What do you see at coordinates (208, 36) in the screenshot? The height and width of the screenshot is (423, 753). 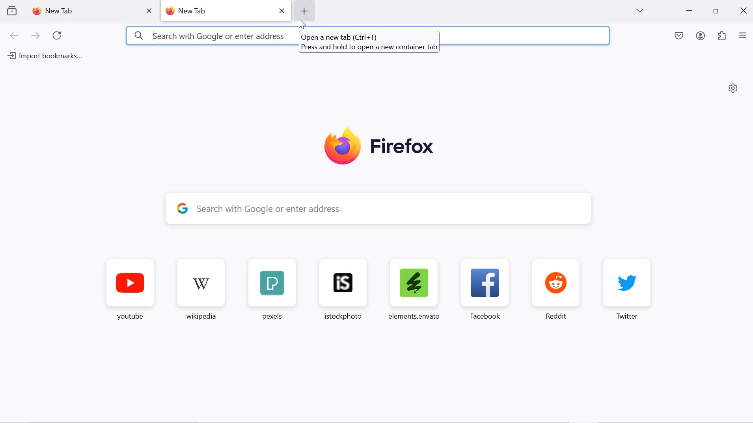 I see `3 kearch with Google or enter address` at bounding box center [208, 36].